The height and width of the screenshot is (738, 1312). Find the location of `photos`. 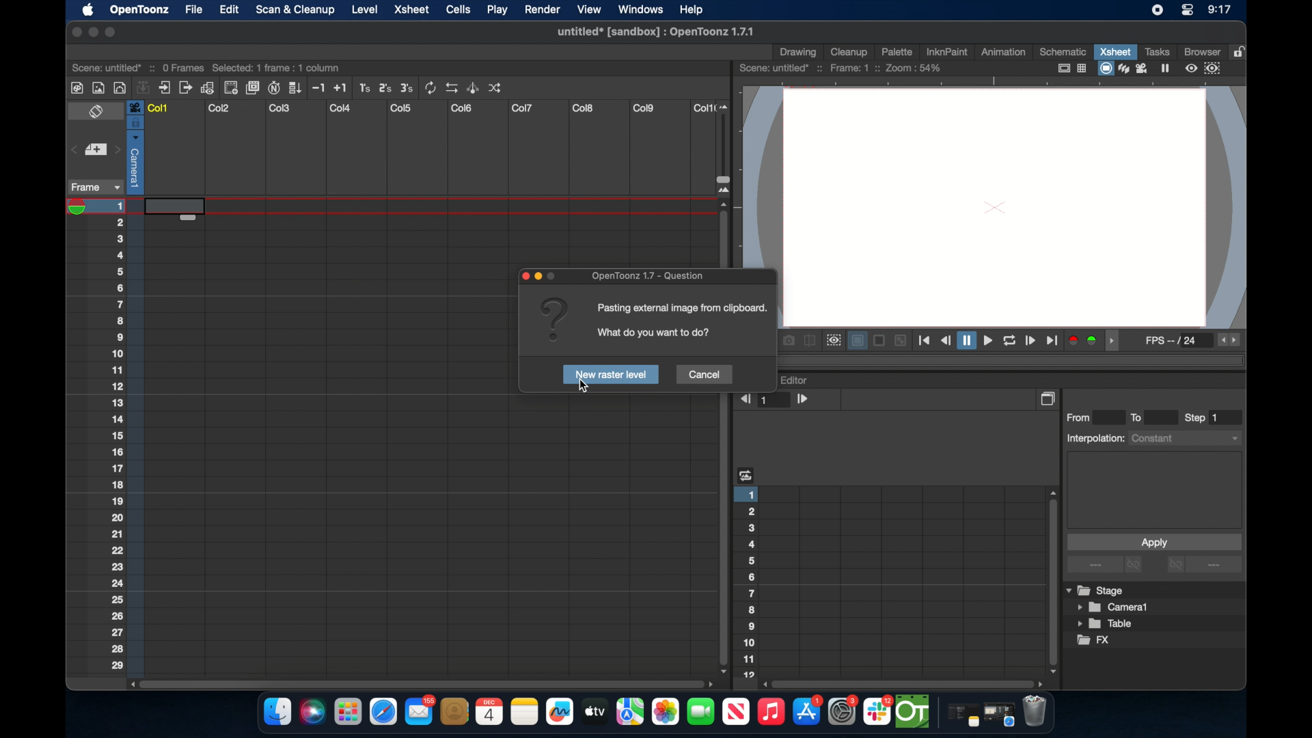

photos is located at coordinates (665, 712).